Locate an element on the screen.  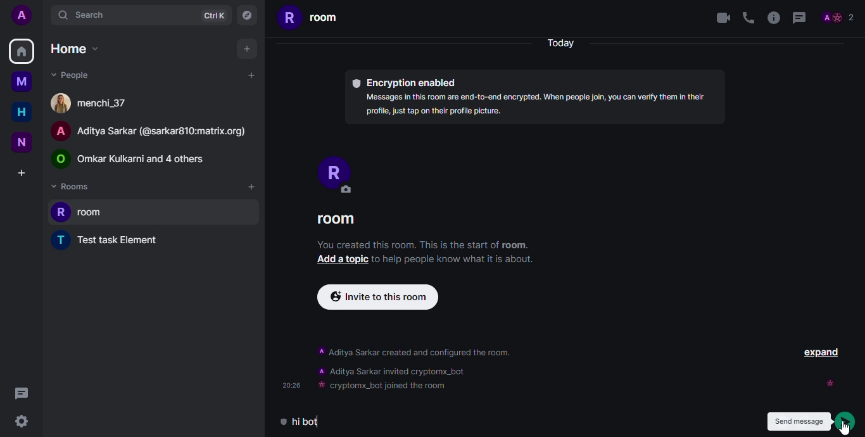
navigator is located at coordinates (246, 15).